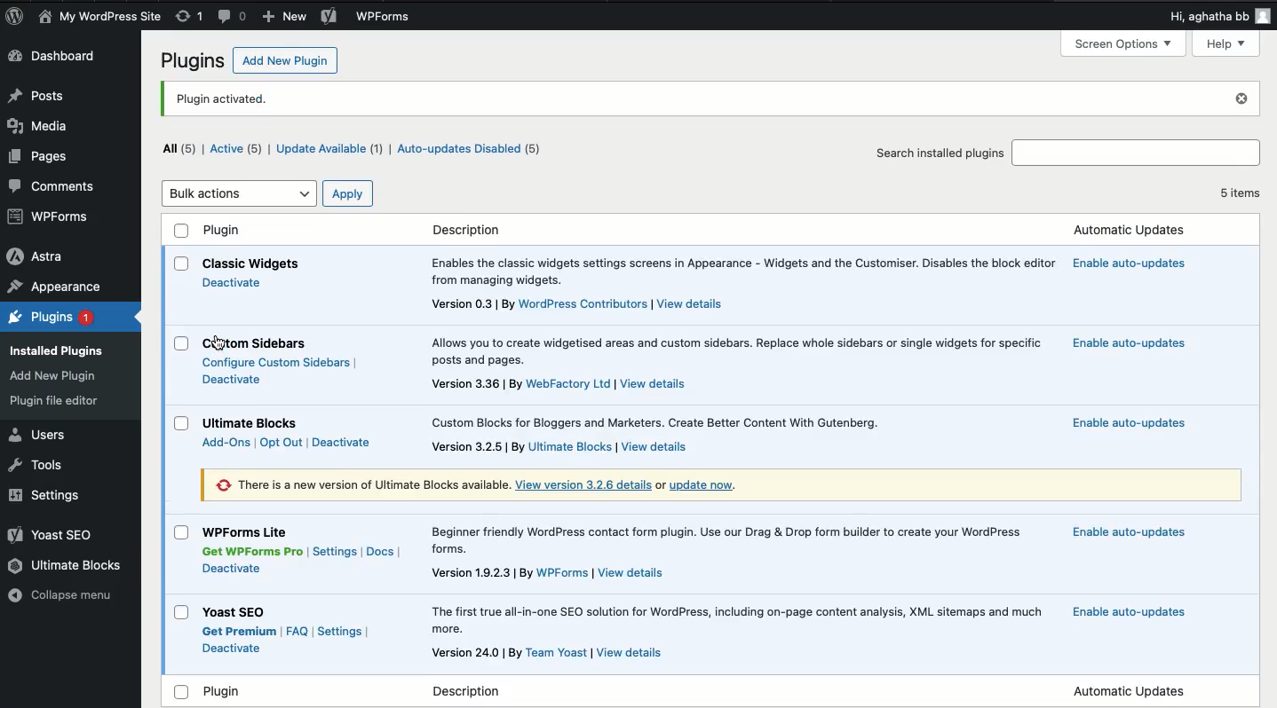 This screenshot has width=1277, height=708. Describe the element at coordinates (1139, 265) in the screenshot. I see `Automatic updates` at that location.